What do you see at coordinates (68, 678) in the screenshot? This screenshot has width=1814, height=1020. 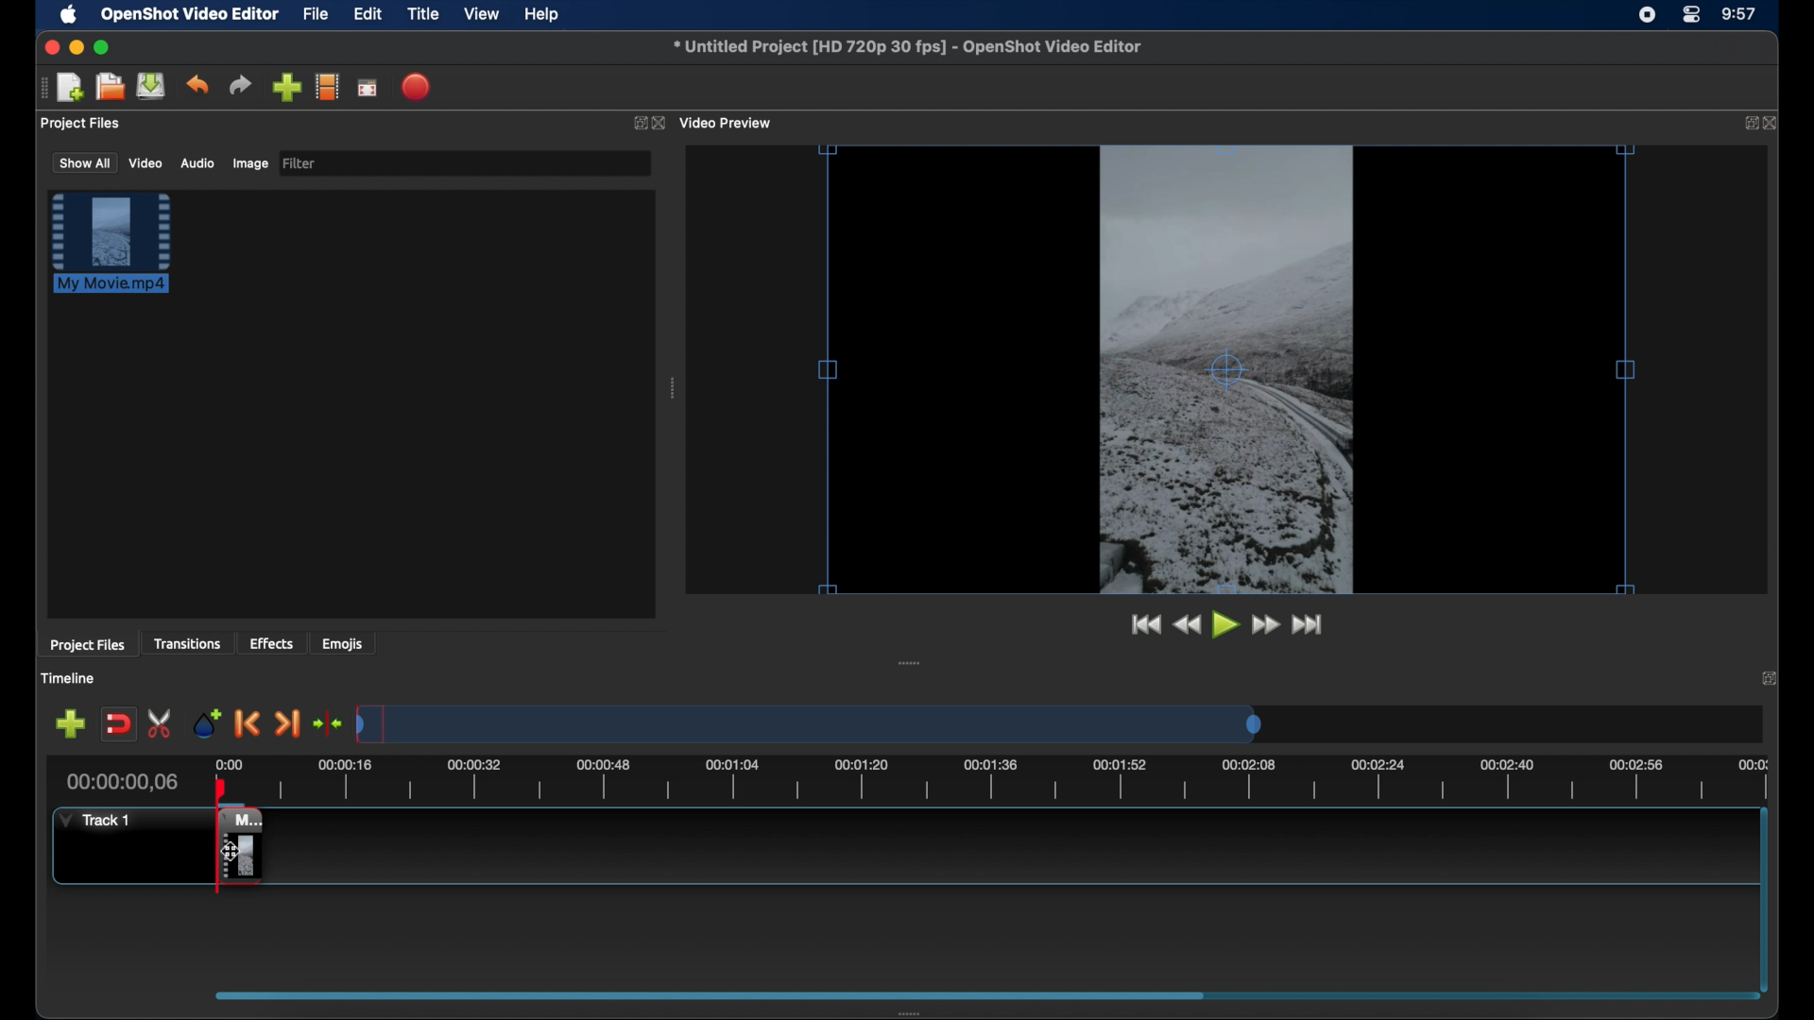 I see `timeline` at bounding box center [68, 678].